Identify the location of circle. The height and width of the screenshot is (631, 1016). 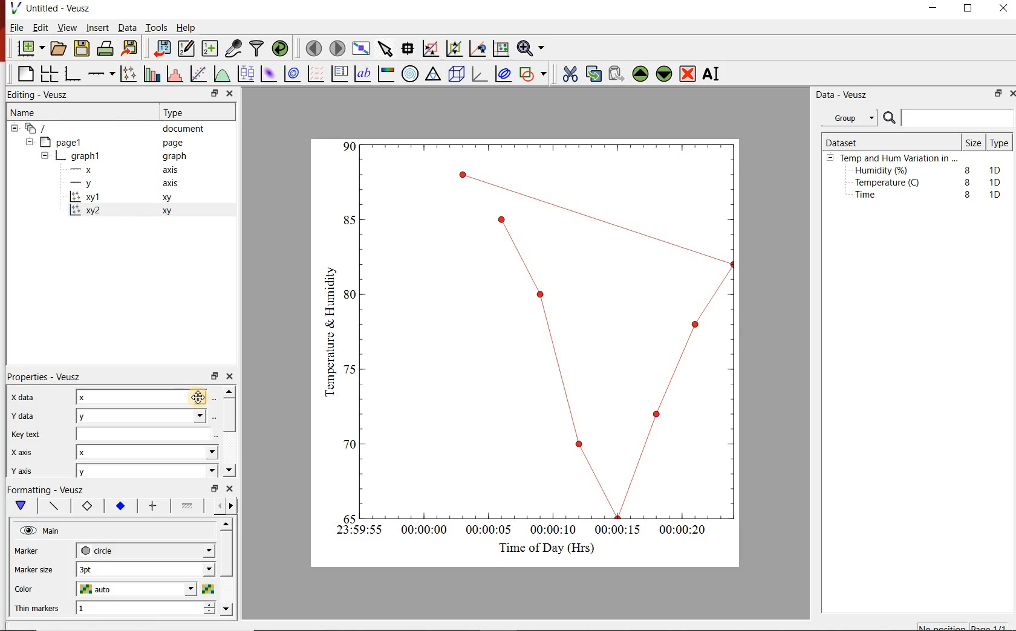
(99, 550).